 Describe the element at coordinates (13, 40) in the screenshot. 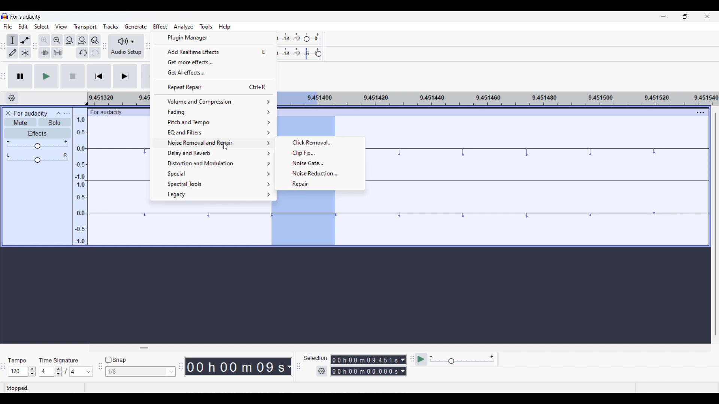

I see `Selection tool` at that location.